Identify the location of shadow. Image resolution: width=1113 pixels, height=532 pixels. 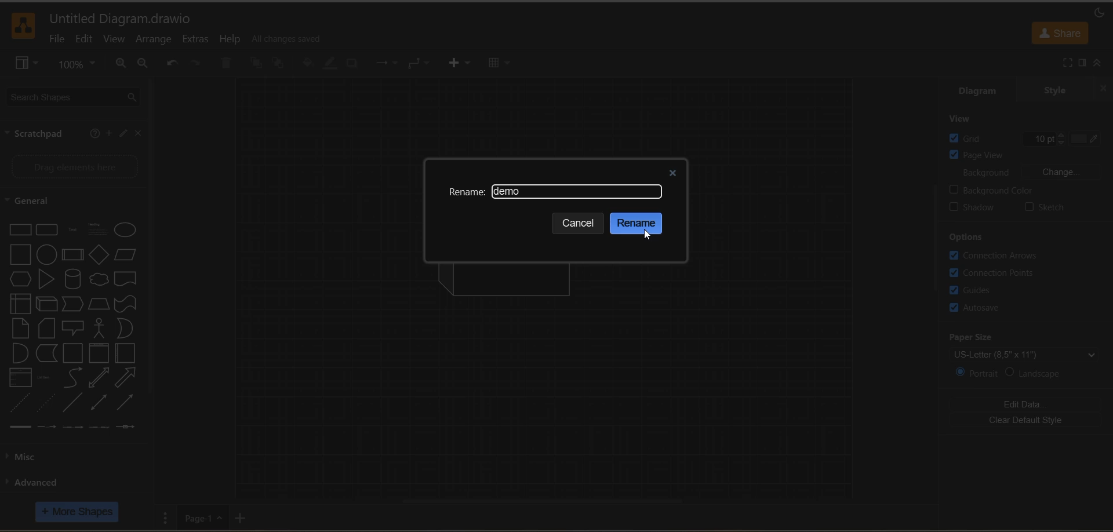
(352, 65).